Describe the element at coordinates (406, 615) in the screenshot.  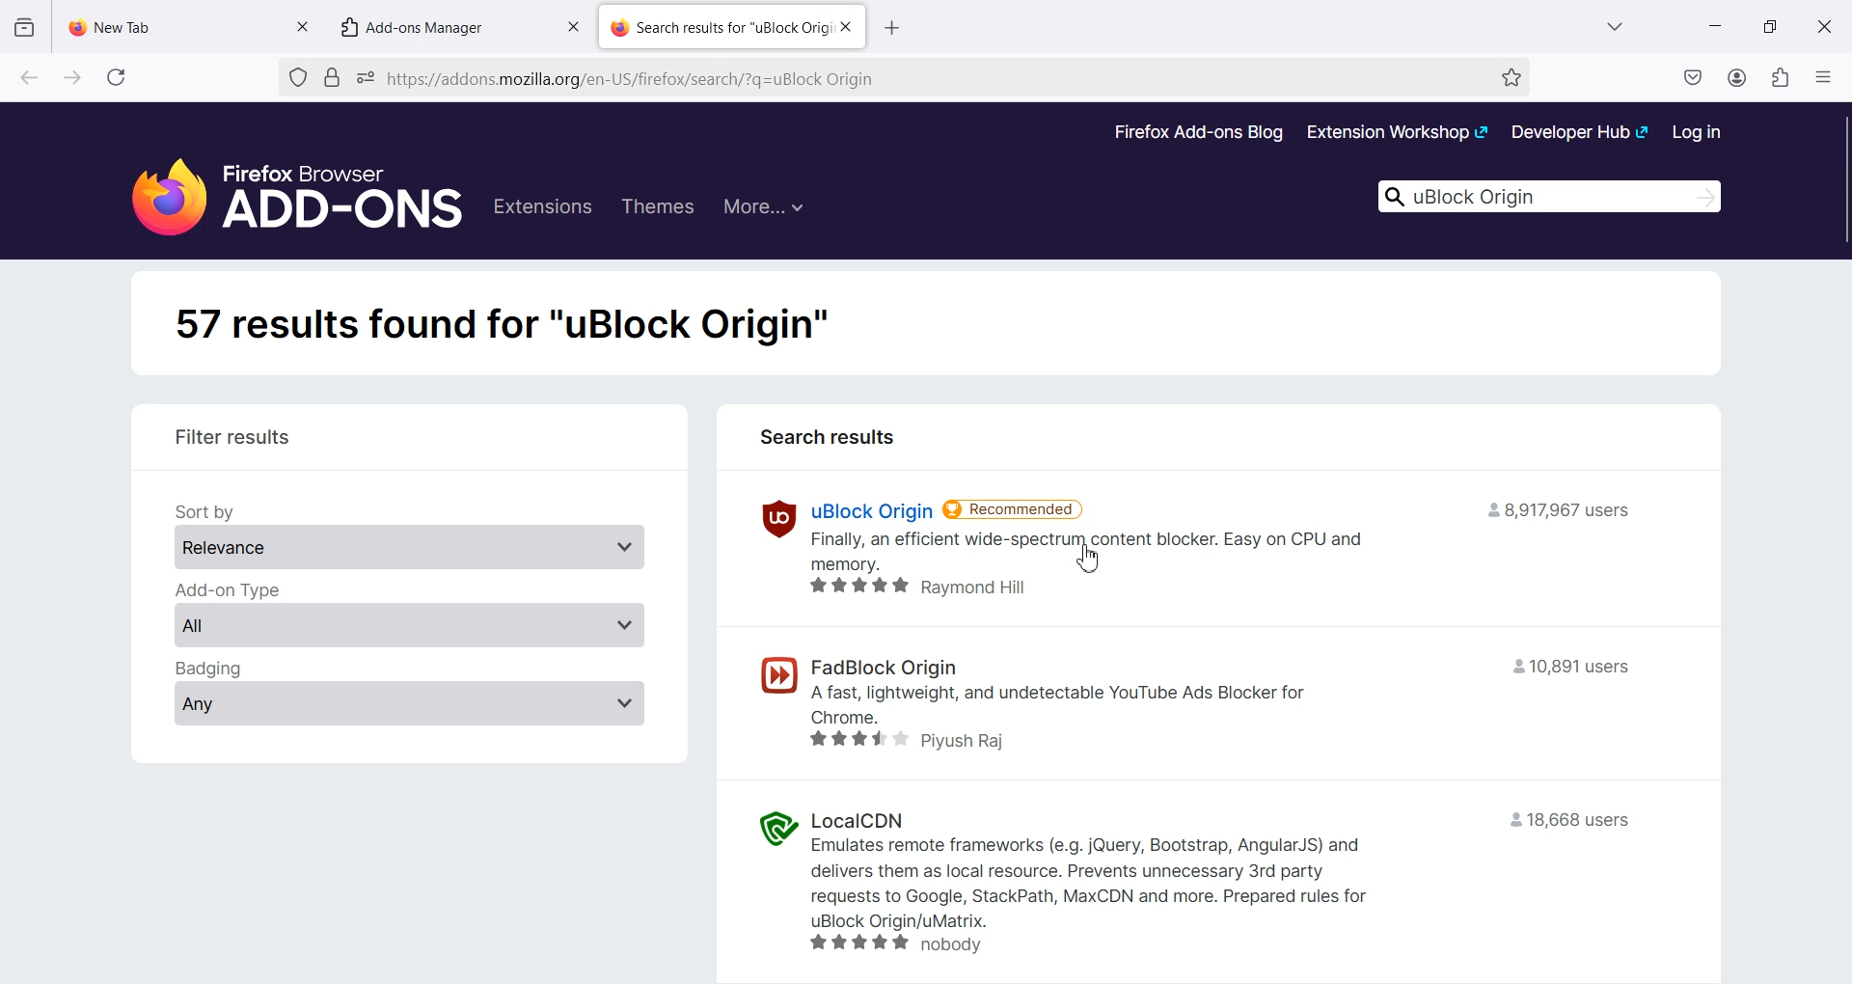
I see `Add-on Type - All` at that location.